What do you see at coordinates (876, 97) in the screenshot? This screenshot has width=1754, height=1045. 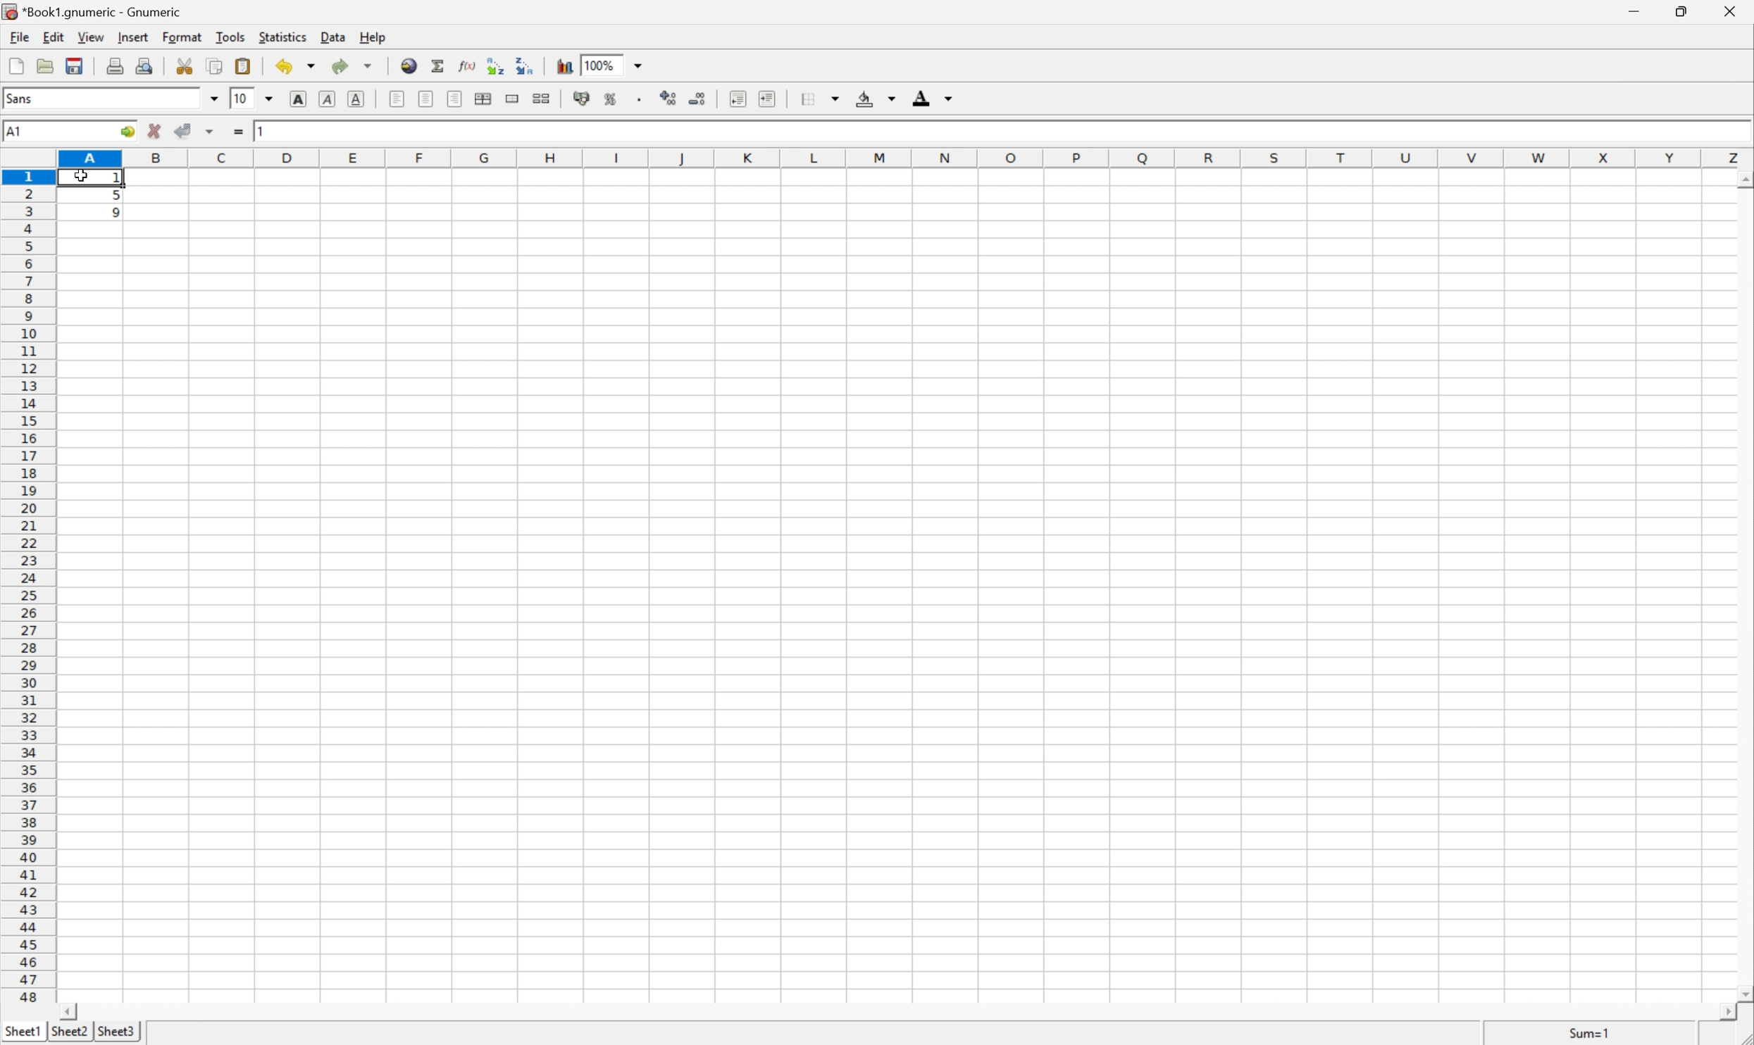 I see `background` at bounding box center [876, 97].